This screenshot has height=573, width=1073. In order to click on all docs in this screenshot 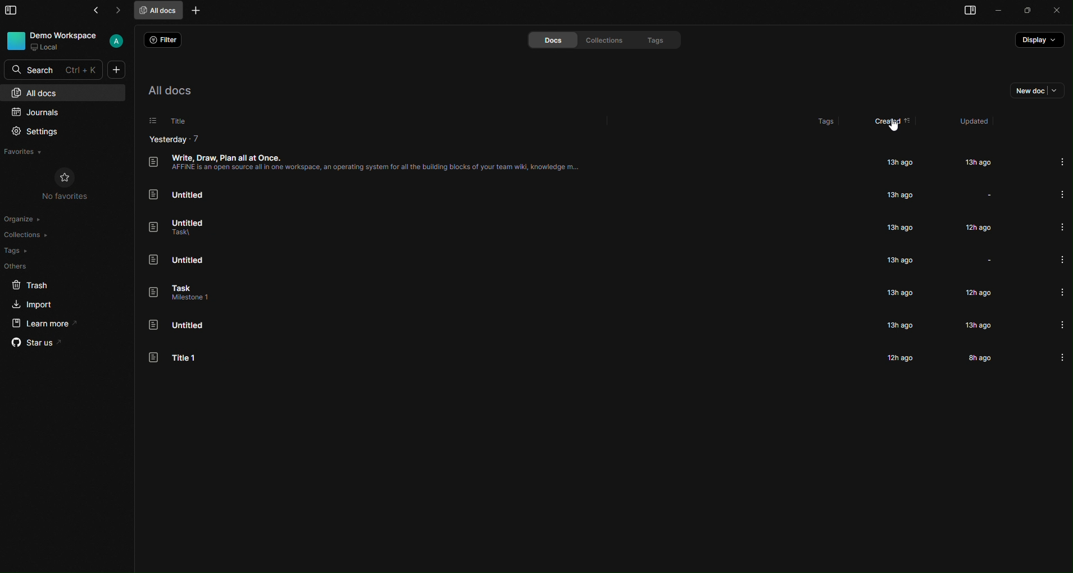, I will do `click(70, 92)`.